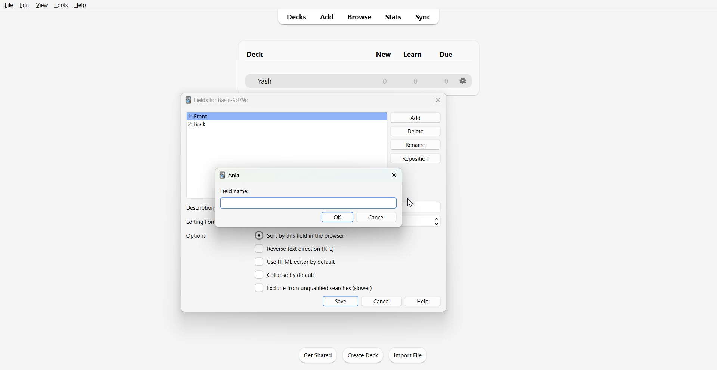  What do you see at coordinates (42, 5) in the screenshot?
I see `View` at bounding box center [42, 5].